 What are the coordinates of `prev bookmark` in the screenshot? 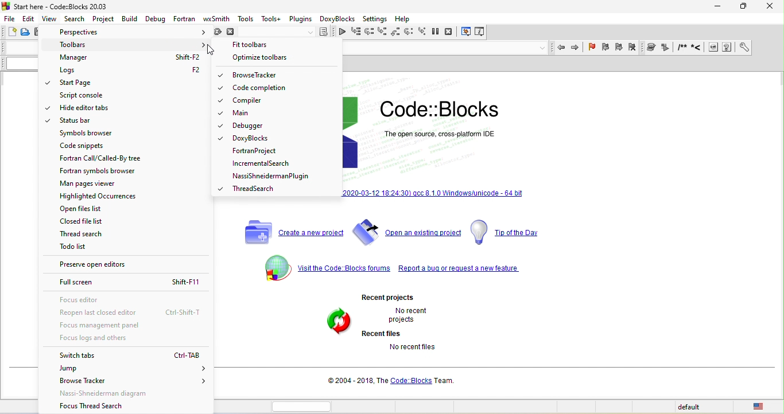 It's located at (606, 49).